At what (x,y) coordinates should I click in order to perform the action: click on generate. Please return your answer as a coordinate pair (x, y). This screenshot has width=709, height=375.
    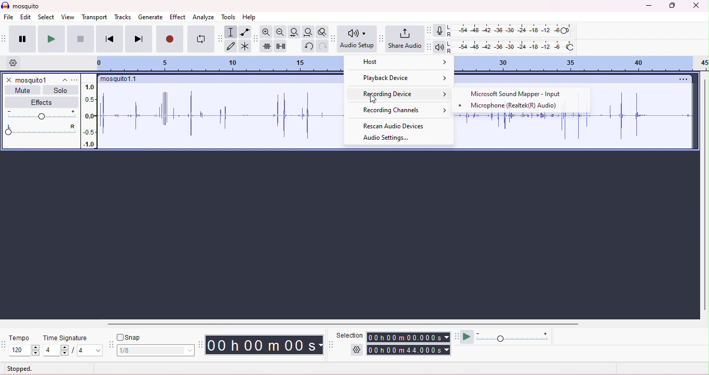
    Looking at the image, I should click on (151, 18).